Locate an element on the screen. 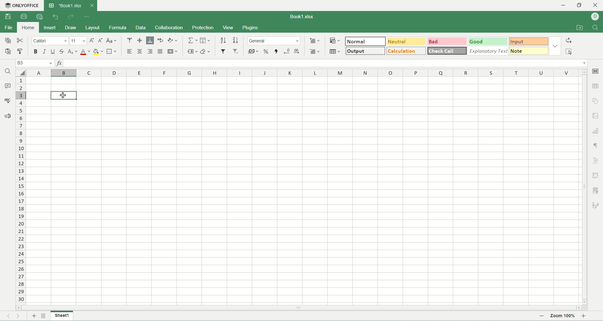  quick print is located at coordinates (40, 16).